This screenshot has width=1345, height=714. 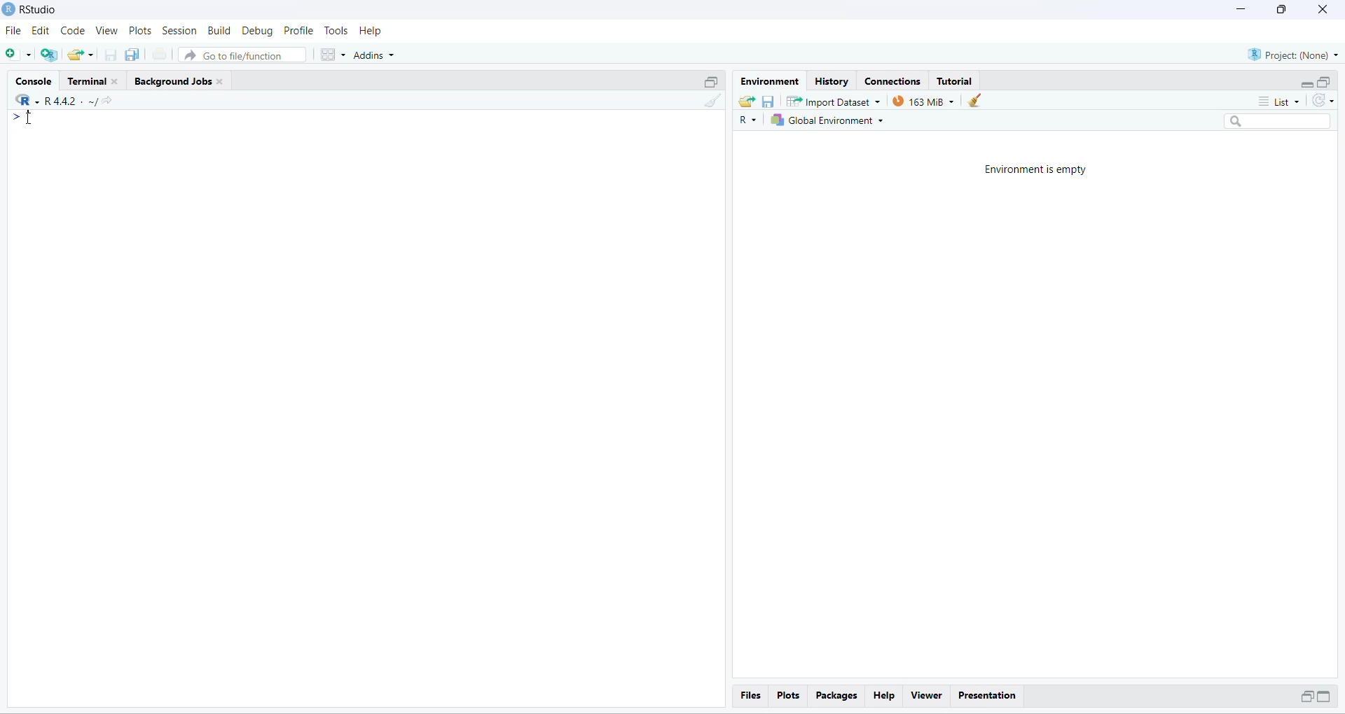 What do you see at coordinates (1324, 82) in the screenshot?
I see `maximize` at bounding box center [1324, 82].